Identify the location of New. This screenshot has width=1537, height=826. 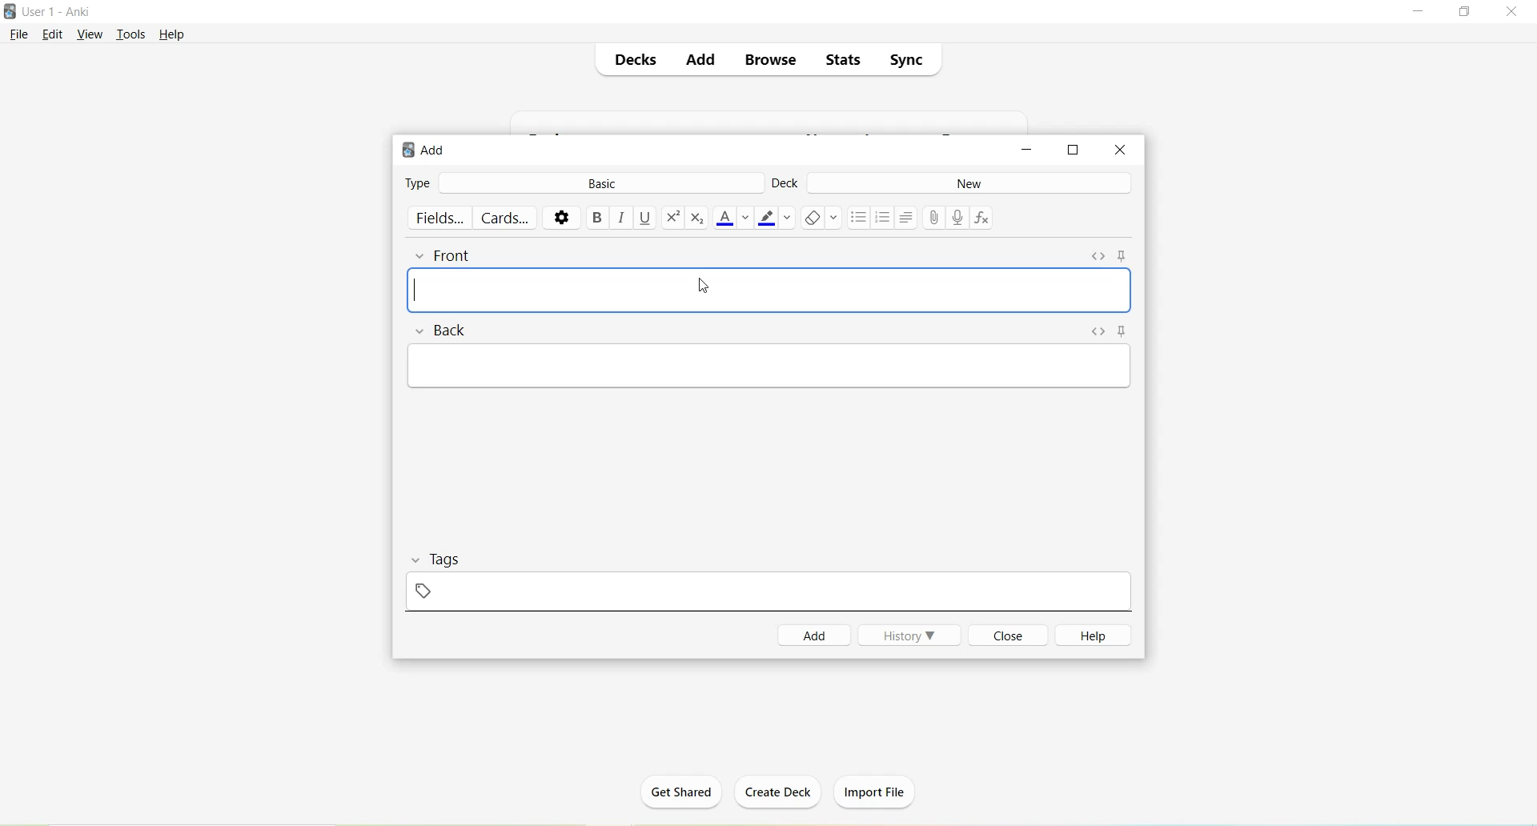
(969, 183).